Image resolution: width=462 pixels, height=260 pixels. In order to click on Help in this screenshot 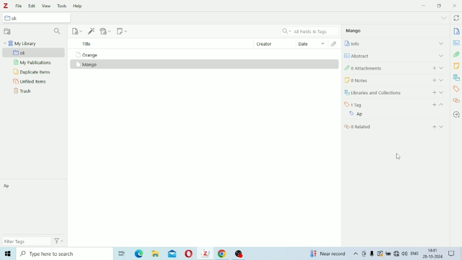, I will do `click(78, 6)`.